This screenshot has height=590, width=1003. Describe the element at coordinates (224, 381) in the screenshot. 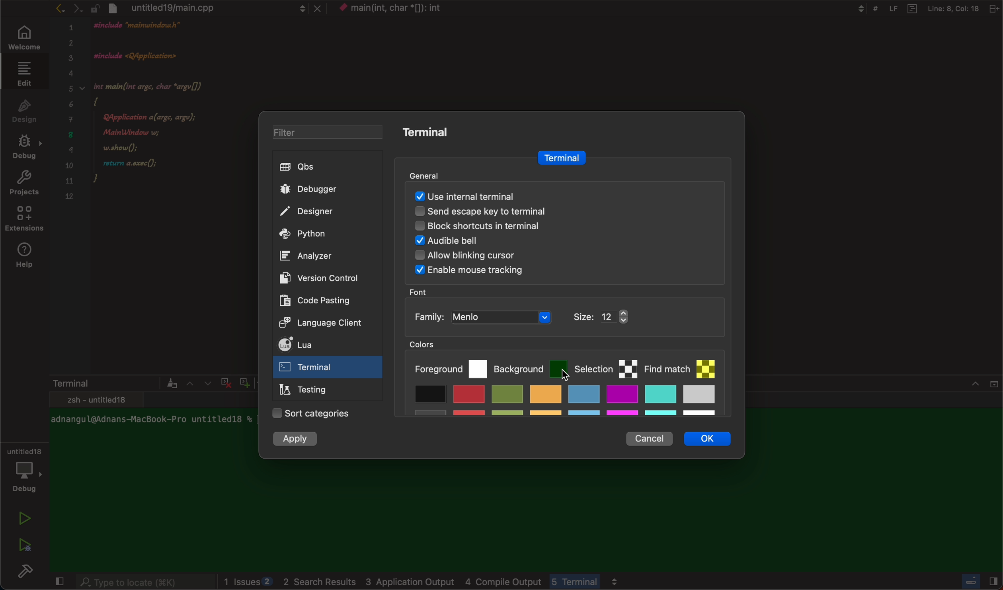

I see `cross` at that location.